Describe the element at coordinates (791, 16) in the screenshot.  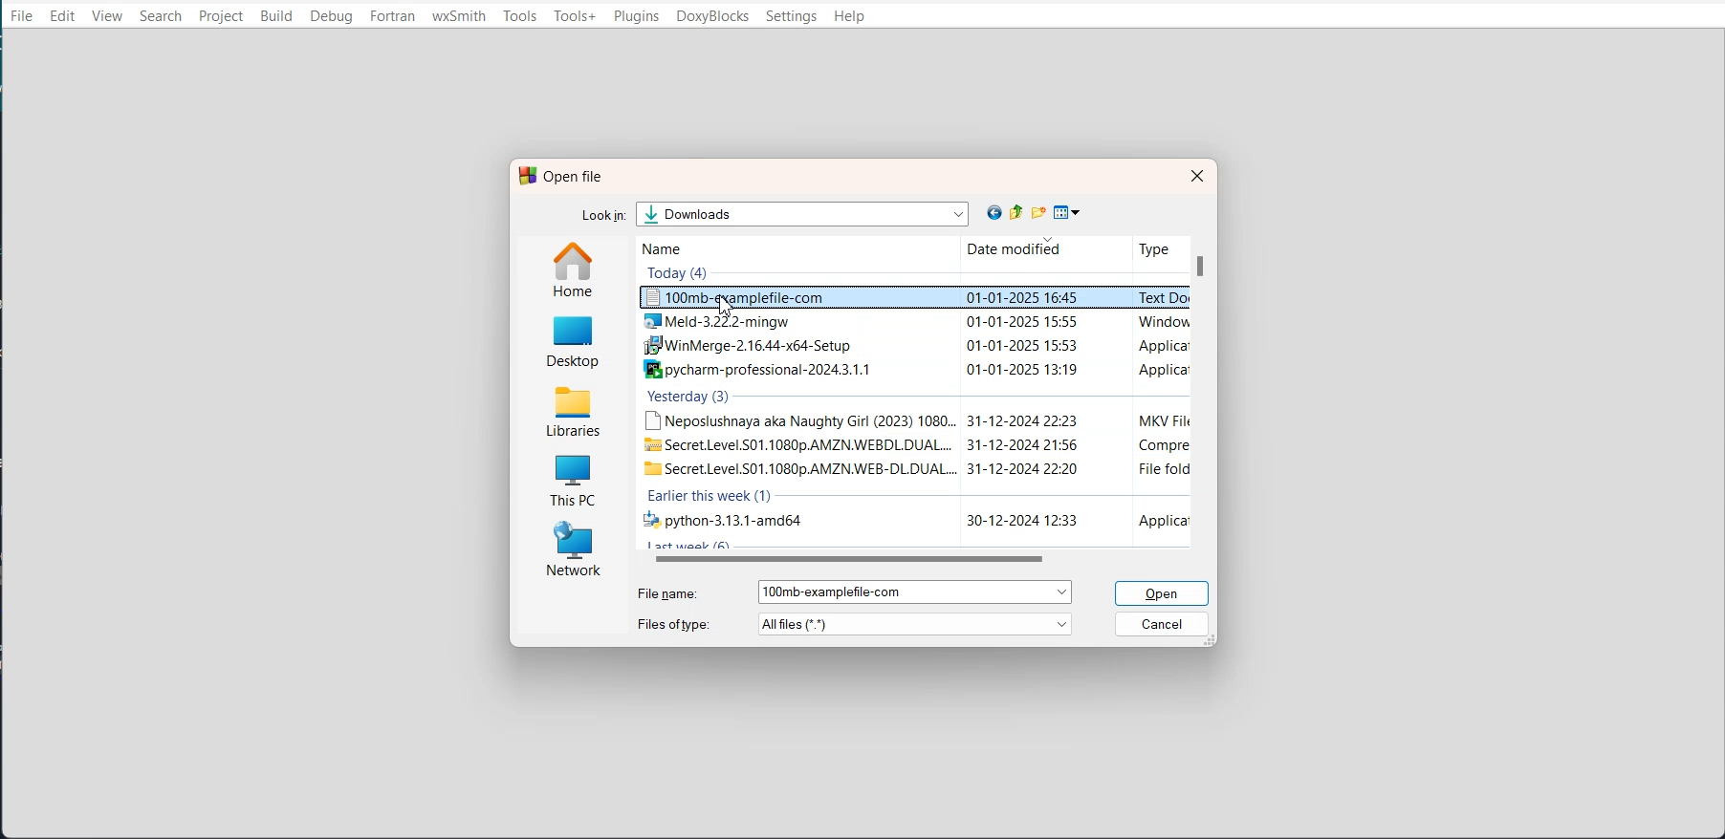
I see `Settings` at that location.